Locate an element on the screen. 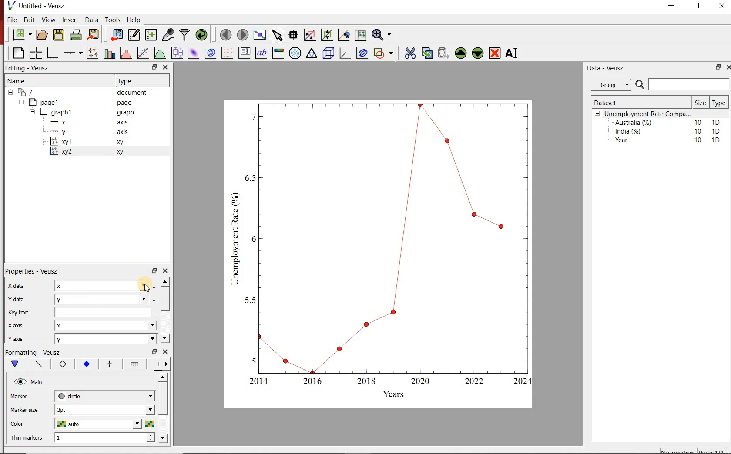  xy 1 xy is located at coordinates (102, 142).